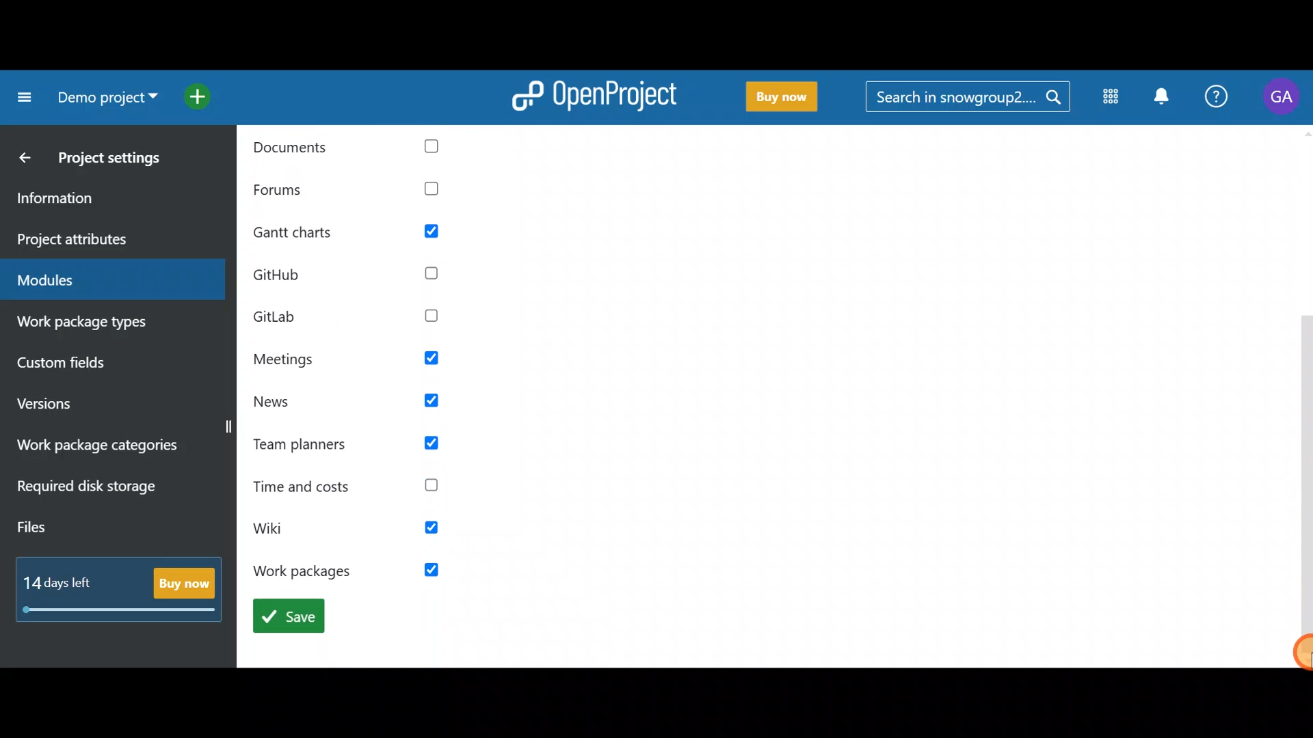 The image size is (1313, 738). What do you see at coordinates (352, 571) in the screenshot?
I see `work packages` at bounding box center [352, 571].